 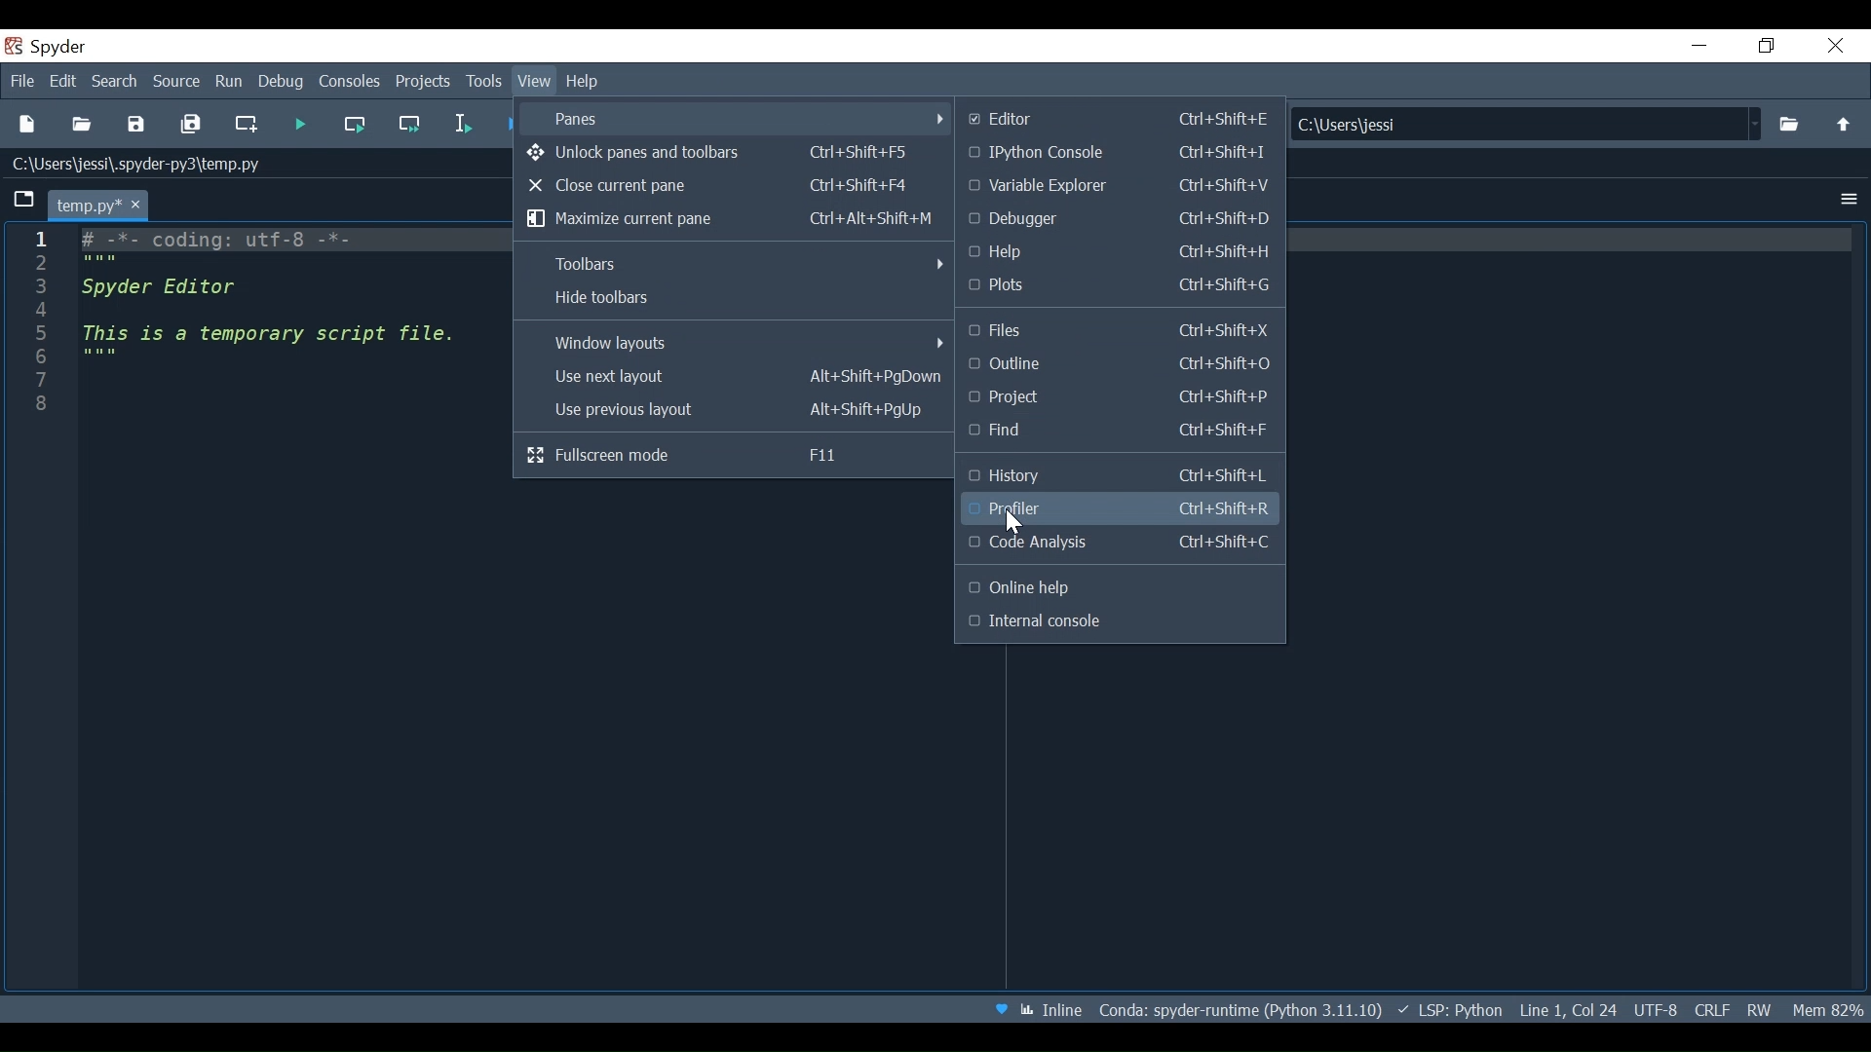 I want to click on Console, so click(x=353, y=81).